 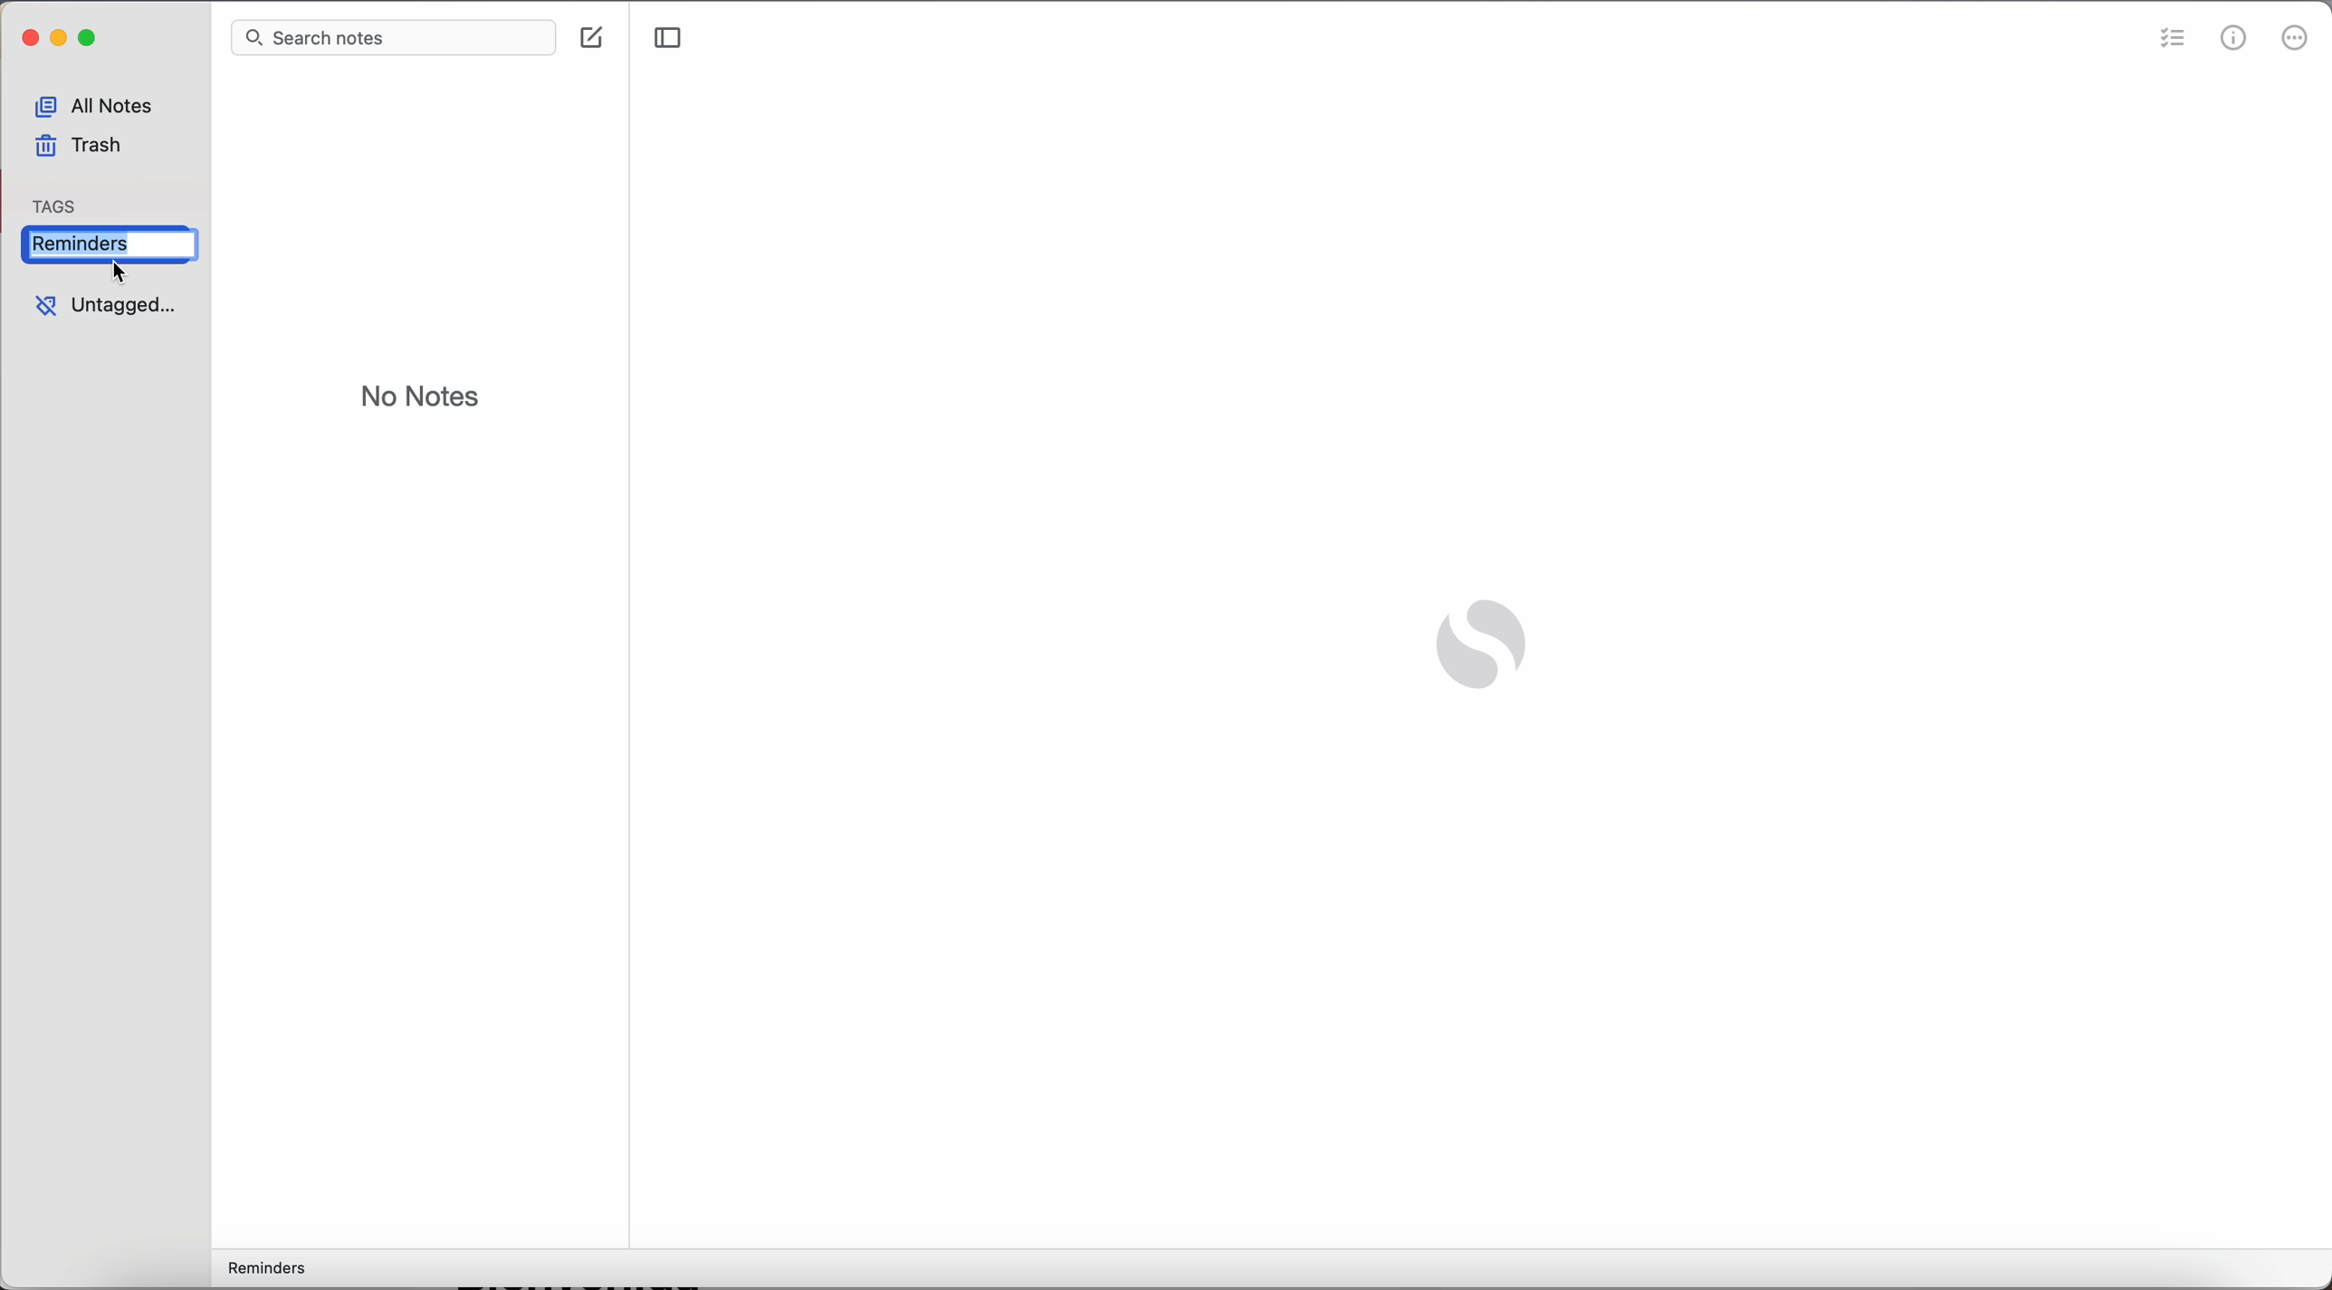 What do you see at coordinates (80, 149) in the screenshot?
I see `trash` at bounding box center [80, 149].